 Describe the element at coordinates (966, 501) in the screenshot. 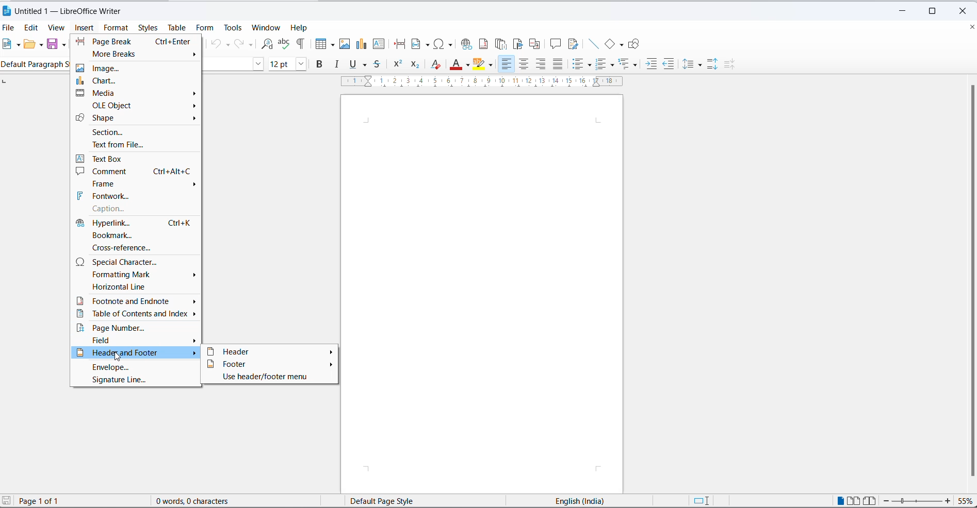

I see `zoom percentage` at that location.